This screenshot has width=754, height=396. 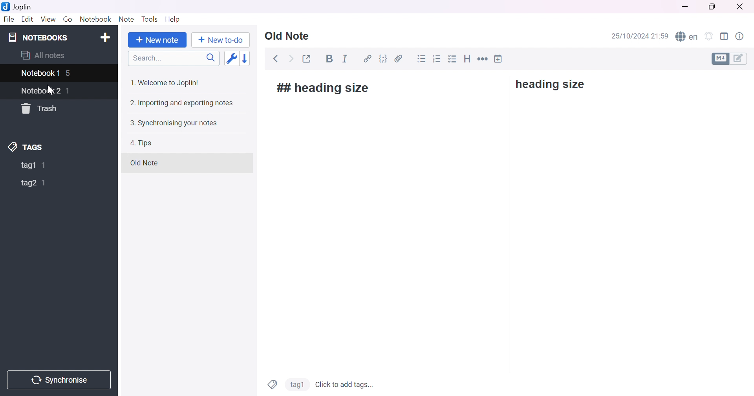 I want to click on Hyperlink, so click(x=369, y=59).